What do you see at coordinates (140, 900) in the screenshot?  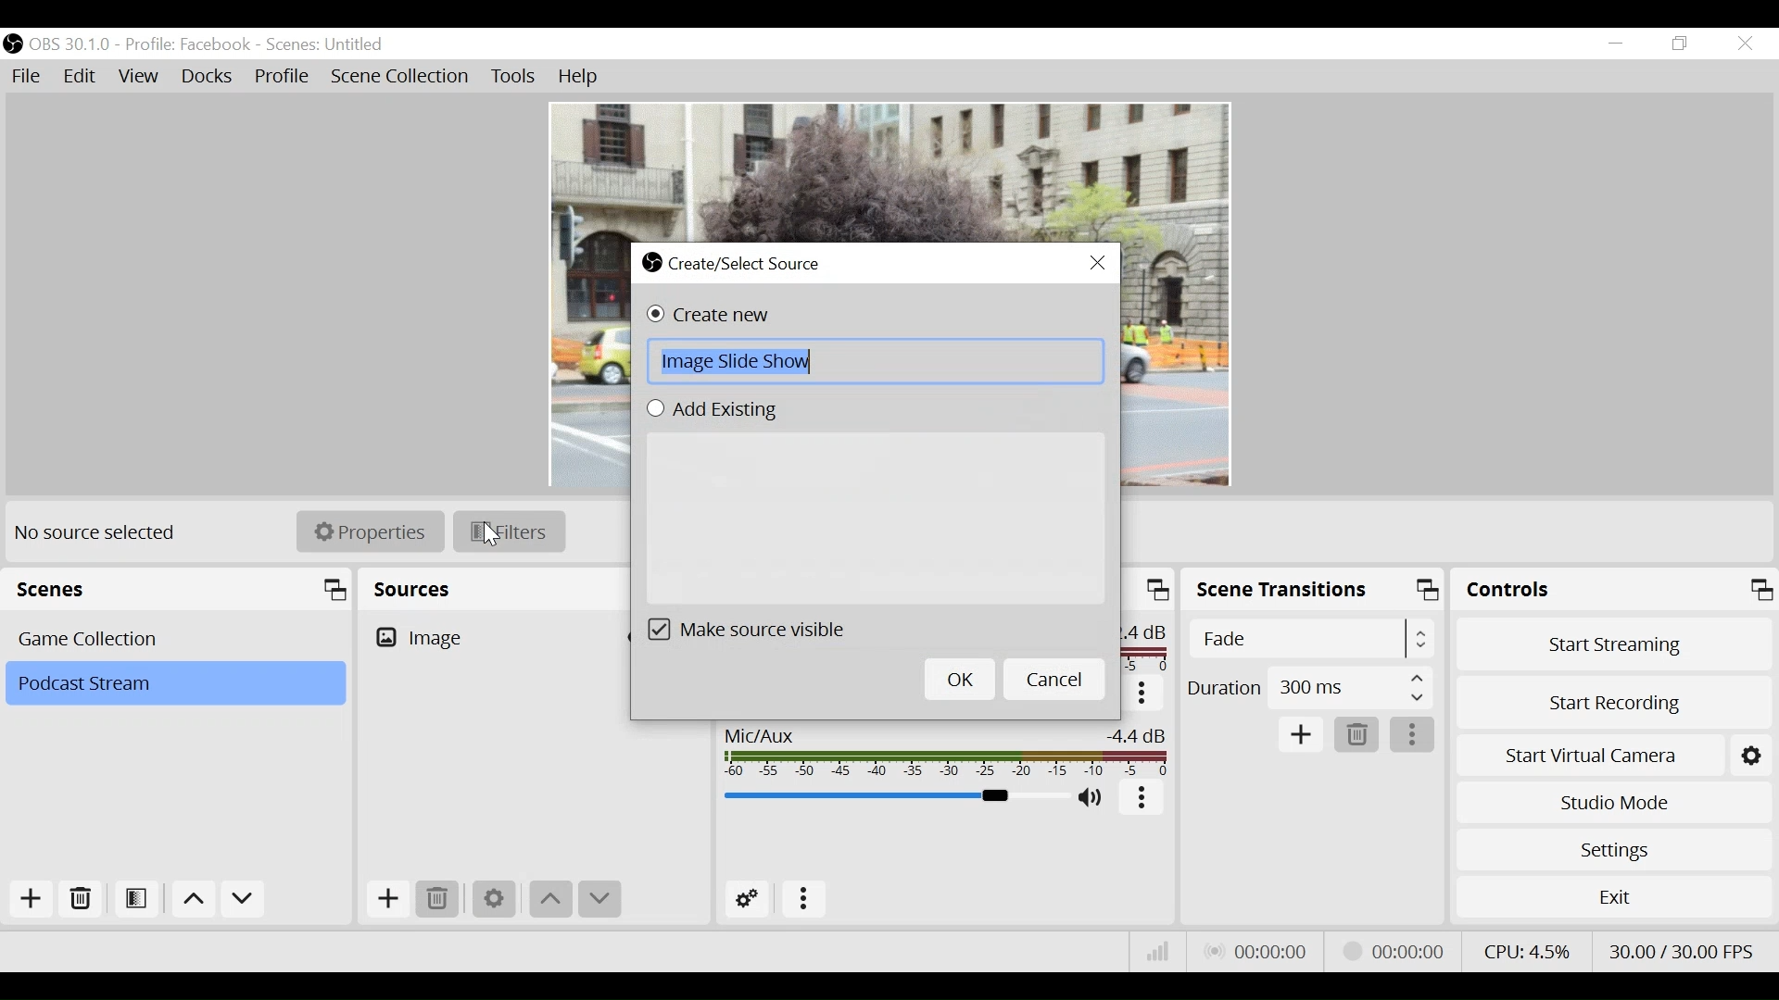 I see `Open Scene Filter` at bounding box center [140, 900].